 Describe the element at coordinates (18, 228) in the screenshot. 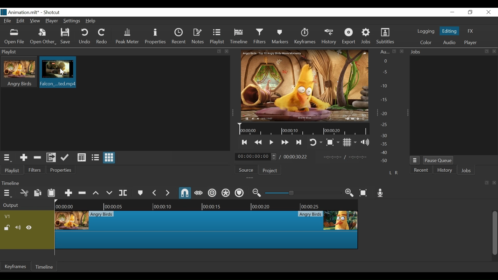

I see `Mute` at that location.